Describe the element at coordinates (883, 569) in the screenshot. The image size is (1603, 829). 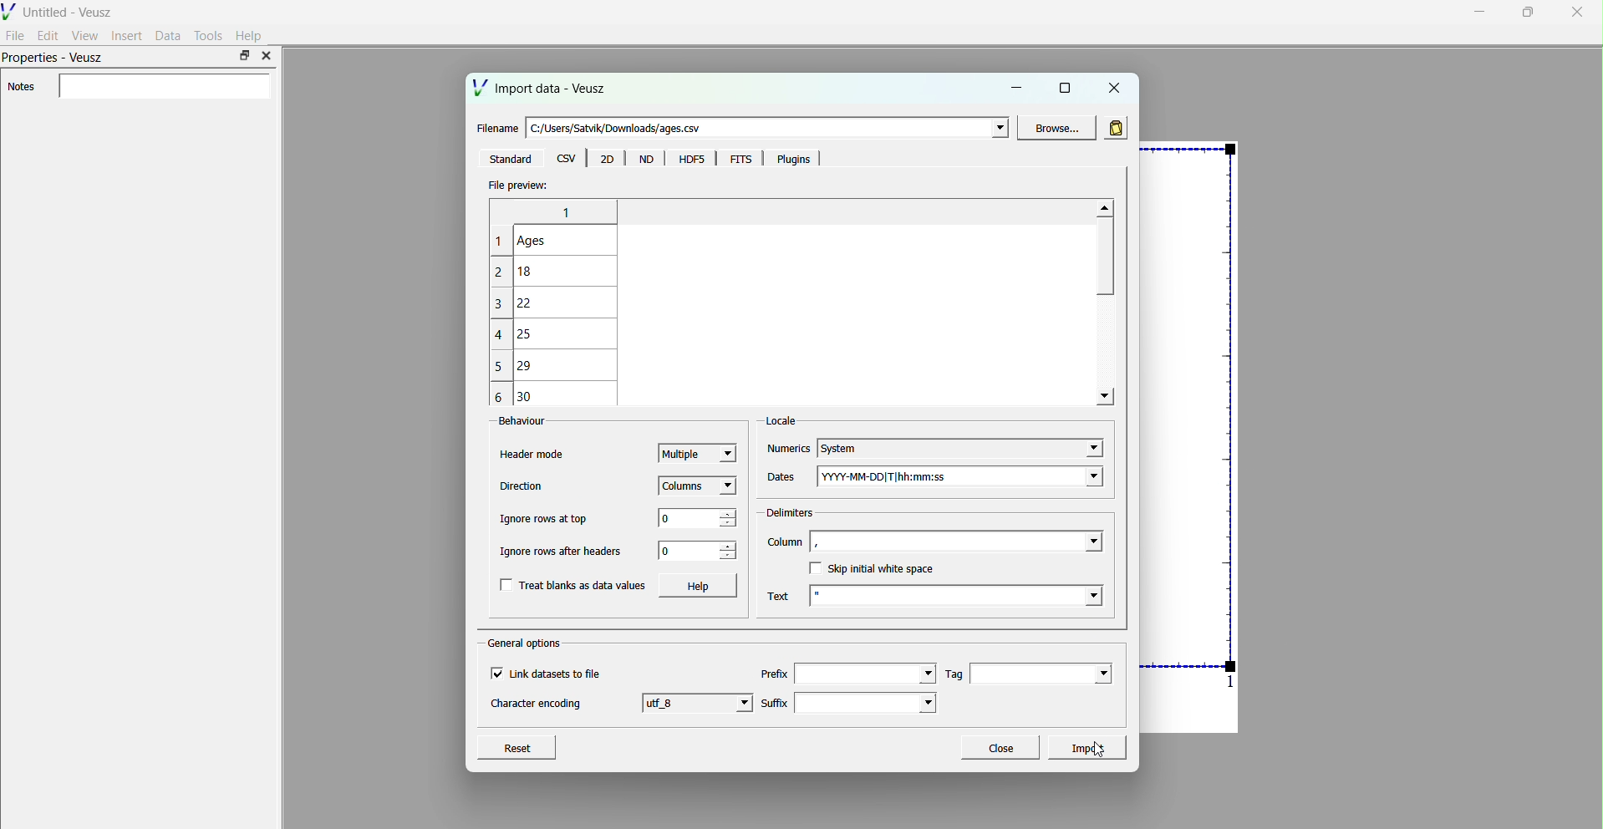
I see `Skip initial white space` at that location.